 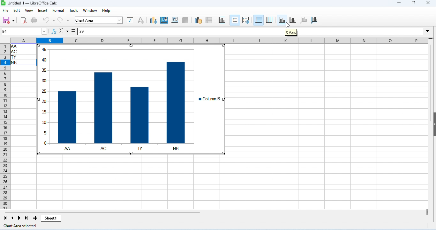 What do you see at coordinates (74, 10) in the screenshot?
I see `tools` at bounding box center [74, 10].